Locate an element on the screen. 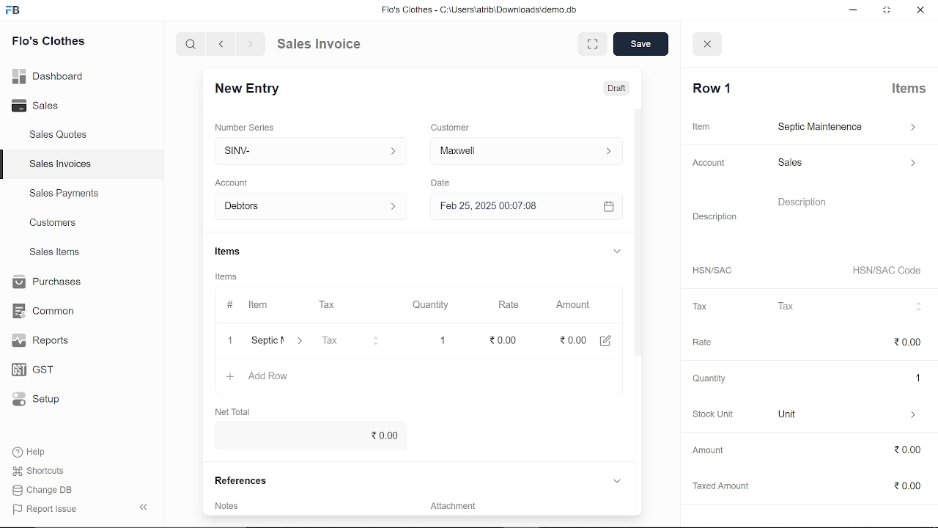 The height and width of the screenshot is (528, 938). Add attachment is located at coordinates (524, 504).